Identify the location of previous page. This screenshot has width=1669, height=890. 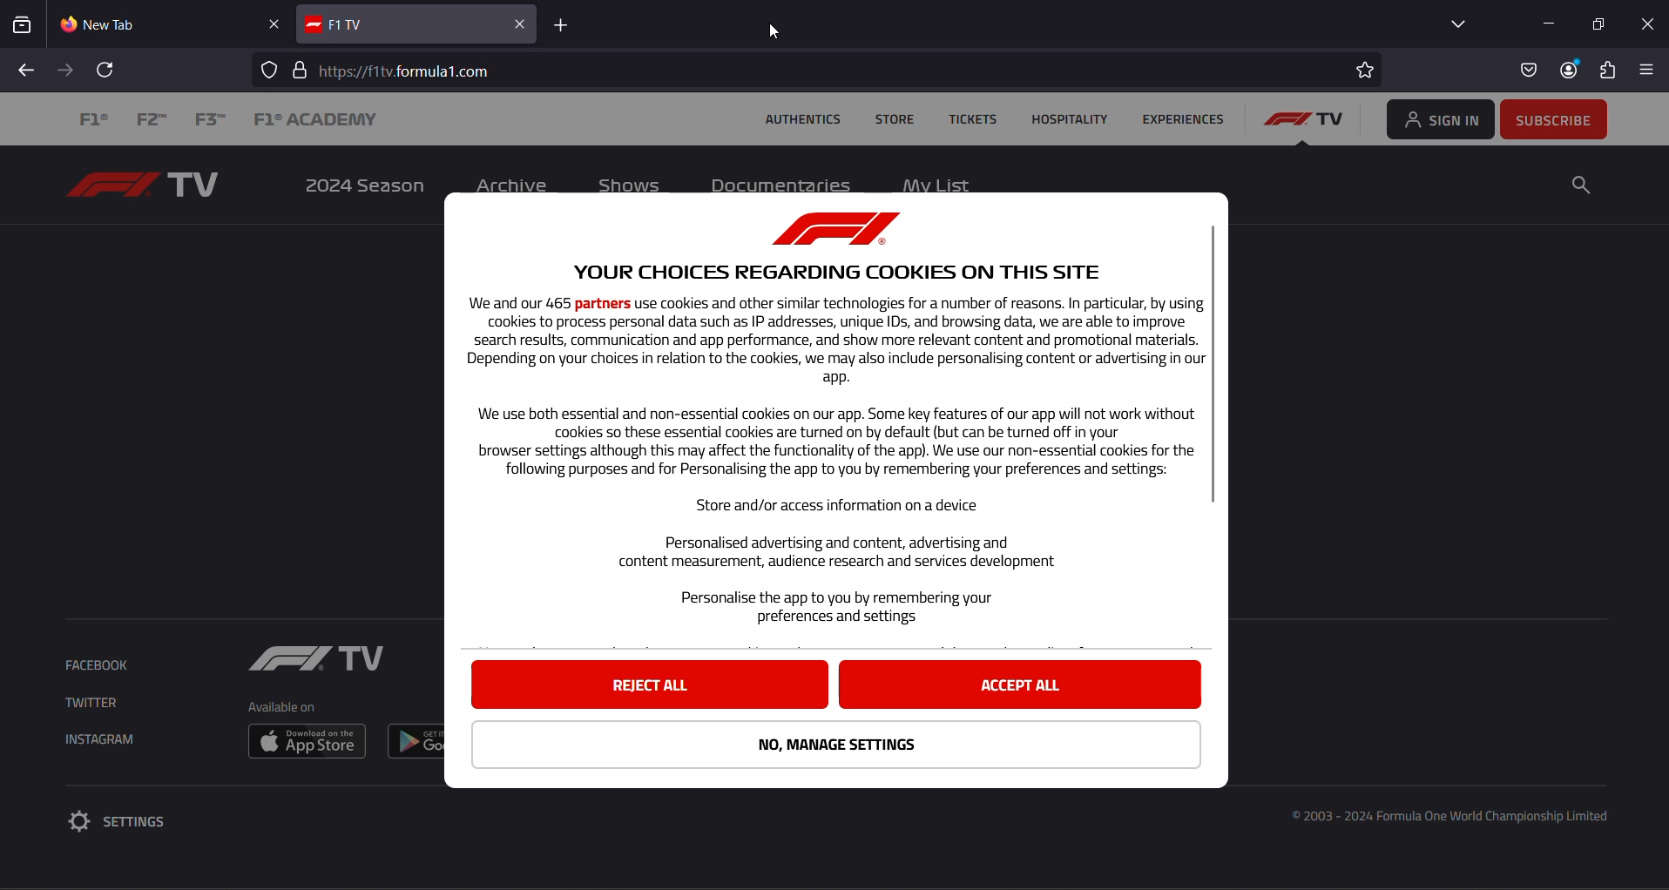
(29, 70).